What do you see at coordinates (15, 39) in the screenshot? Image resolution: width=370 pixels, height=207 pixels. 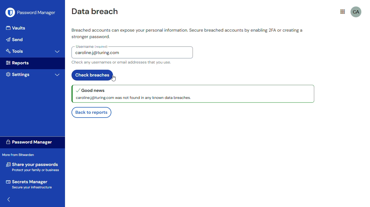 I see `send` at bounding box center [15, 39].